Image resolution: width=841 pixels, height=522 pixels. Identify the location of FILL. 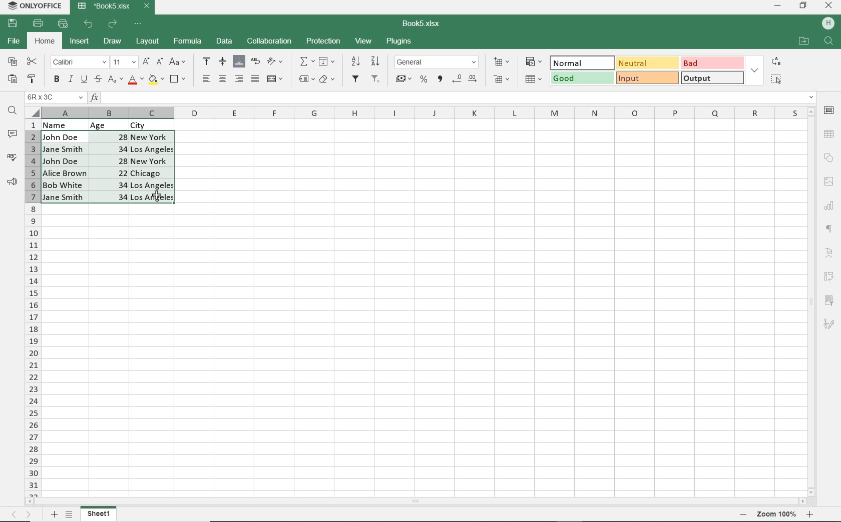
(329, 62).